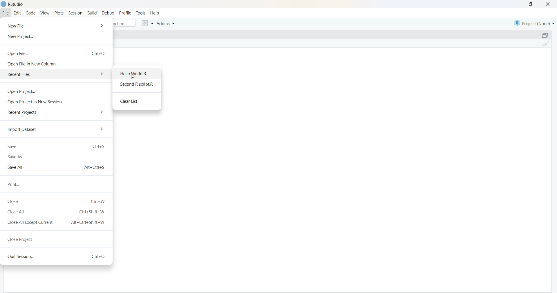 Image resolution: width=557 pixels, height=293 pixels. Describe the element at coordinates (6, 12) in the screenshot. I see `File` at that location.